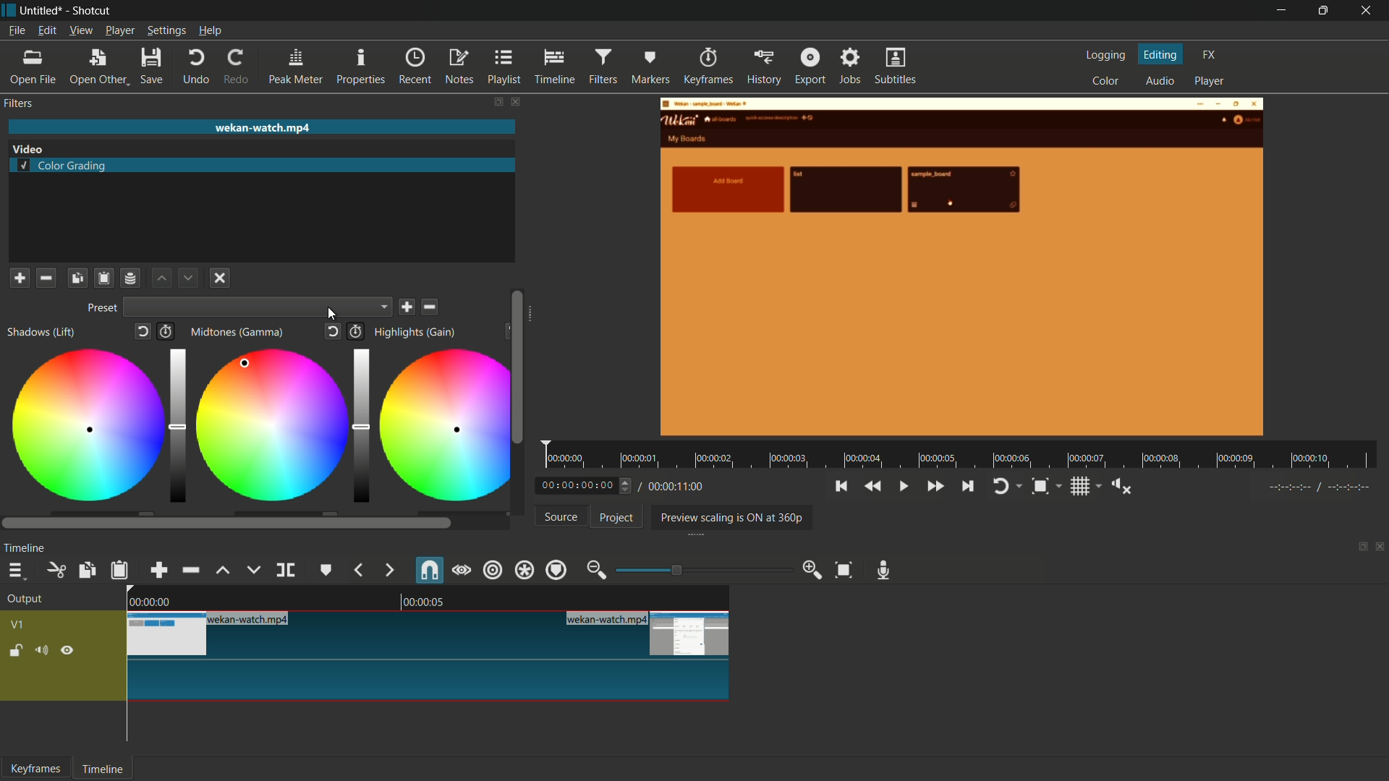  Describe the element at coordinates (227, 524) in the screenshot. I see `scroll bar` at that location.